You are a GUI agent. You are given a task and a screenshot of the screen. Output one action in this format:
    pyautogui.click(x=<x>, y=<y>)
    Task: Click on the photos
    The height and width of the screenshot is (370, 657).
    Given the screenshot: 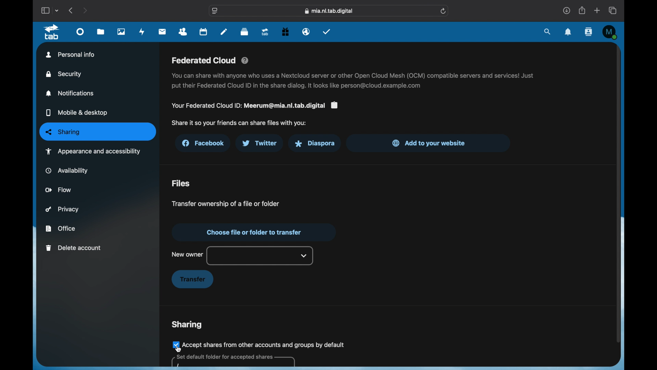 What is the action you would take?
    pyautogui.click(x=121, y=32)
    